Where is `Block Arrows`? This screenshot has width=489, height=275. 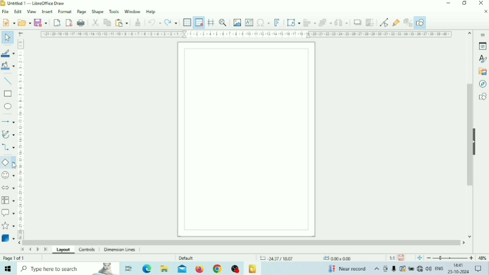
Block Arrows is located at coordinates (8, 187).